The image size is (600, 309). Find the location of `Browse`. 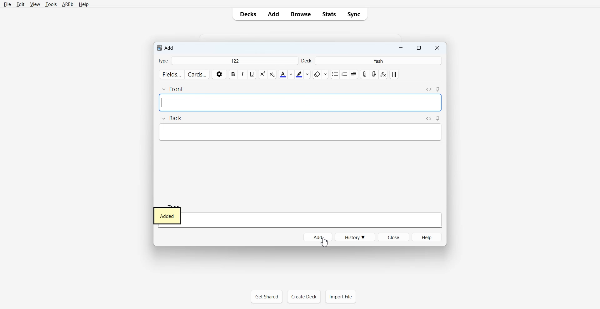

Browse is located at coordinates (300, 14).